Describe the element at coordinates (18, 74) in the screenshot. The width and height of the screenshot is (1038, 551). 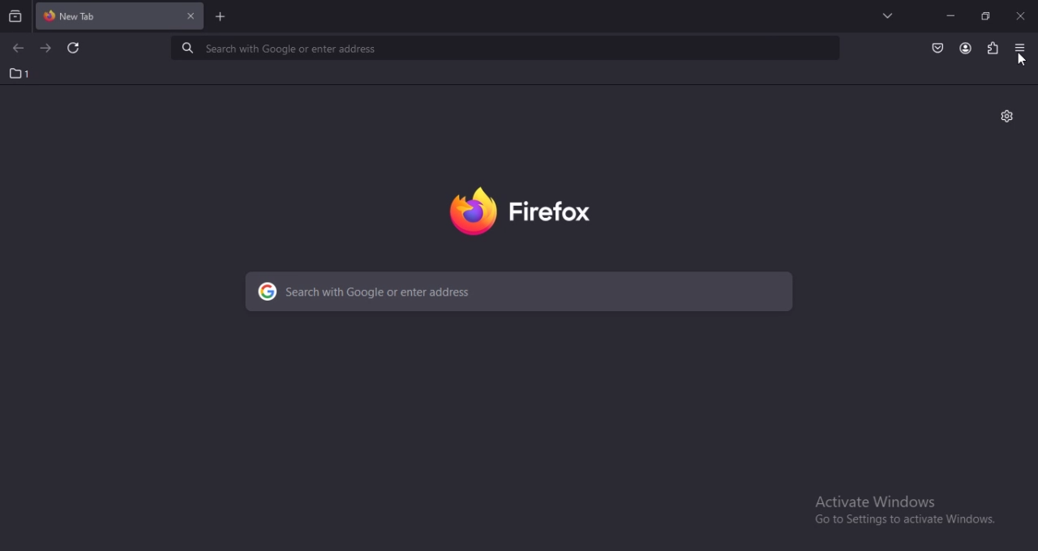
I see `1` at that location.